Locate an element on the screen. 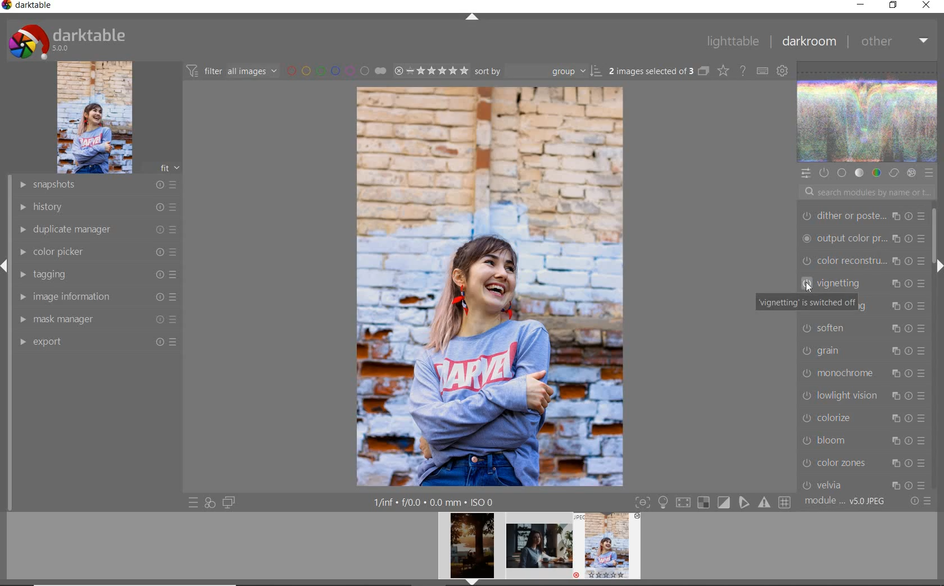 The width and height of the screenshot is (944, 586). history is located at coordinates (97, 206).